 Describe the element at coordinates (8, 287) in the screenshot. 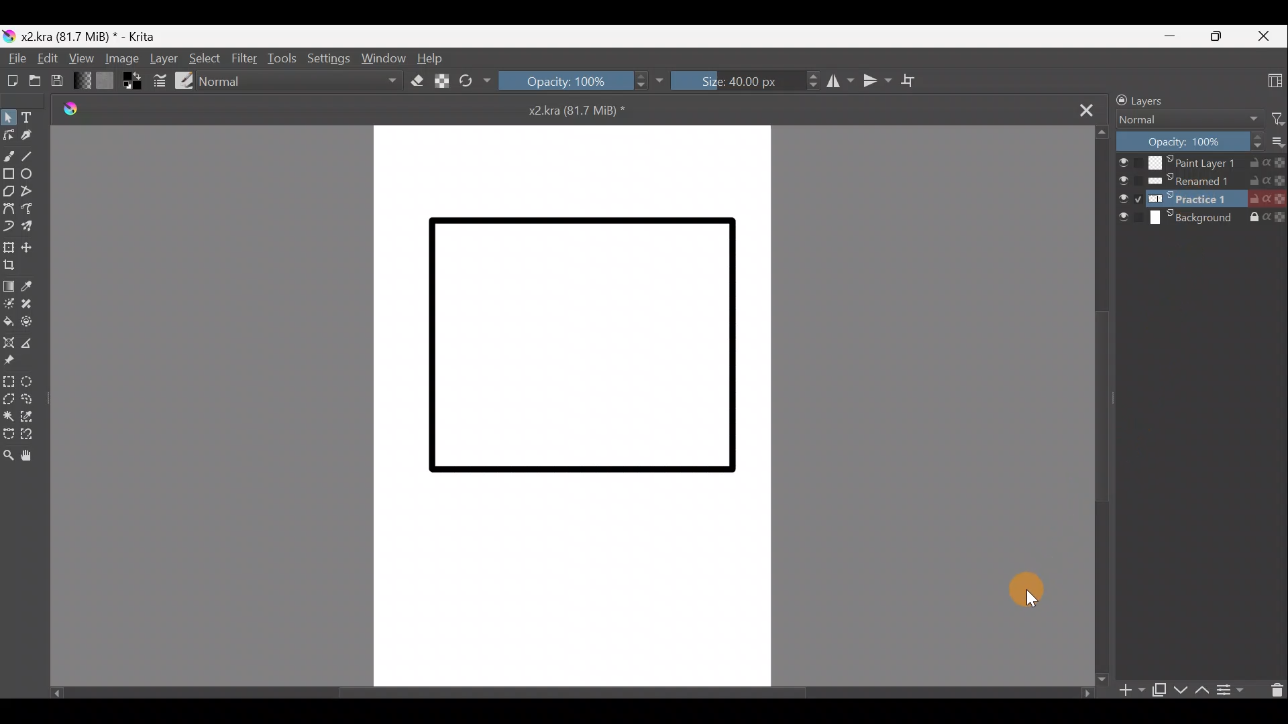

I see `Draw a gradient` at that location.